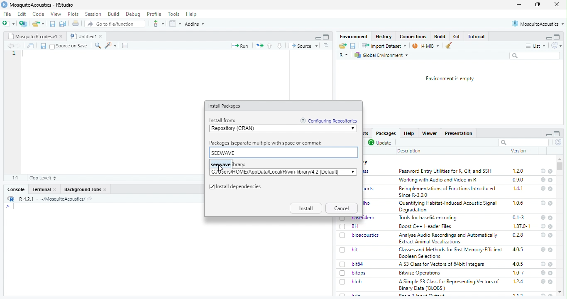 Image resolution: width=567 pixels, height=299 pixels. What do you see at coordinates (319, 38) in the screenshot?
I see `minimise` at bounding box center [319, 38].